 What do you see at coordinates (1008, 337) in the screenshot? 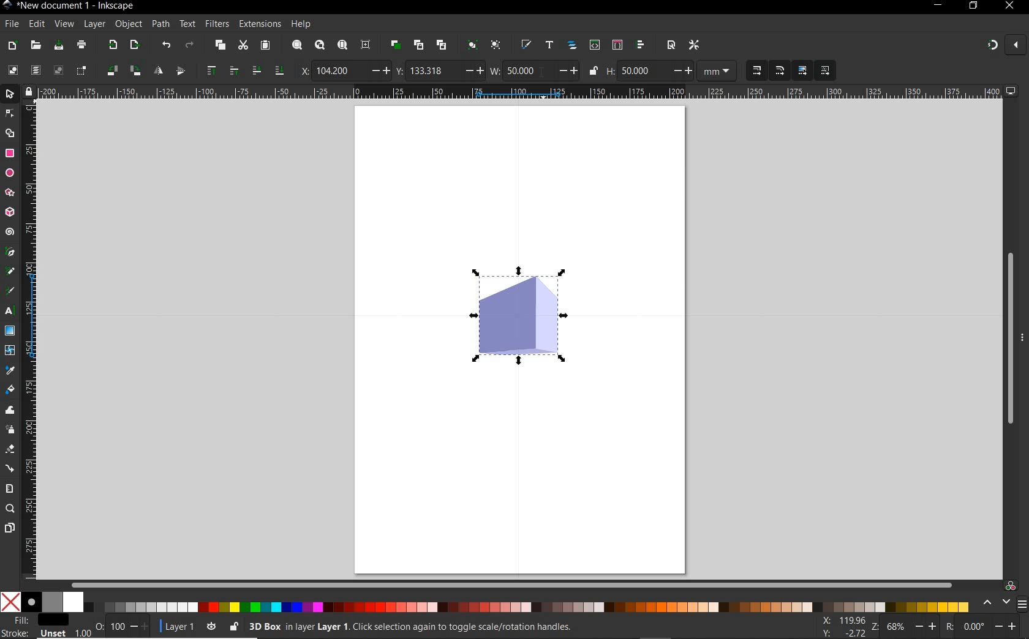
I see `scrollbar` at bounding box center [1008, 337].